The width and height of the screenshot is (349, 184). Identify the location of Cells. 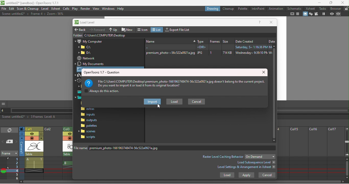
(66, 8).